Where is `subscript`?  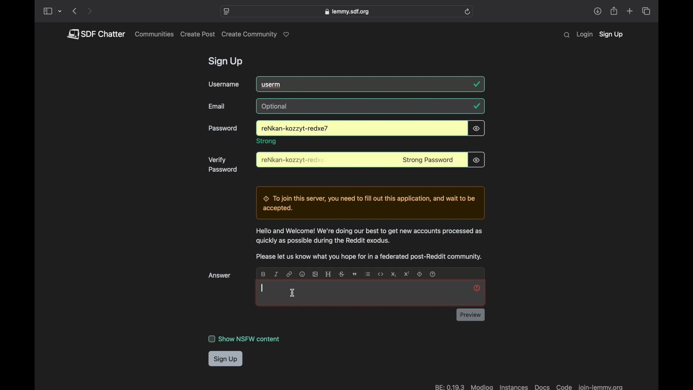 subscript is located at coordinates (393, 274).